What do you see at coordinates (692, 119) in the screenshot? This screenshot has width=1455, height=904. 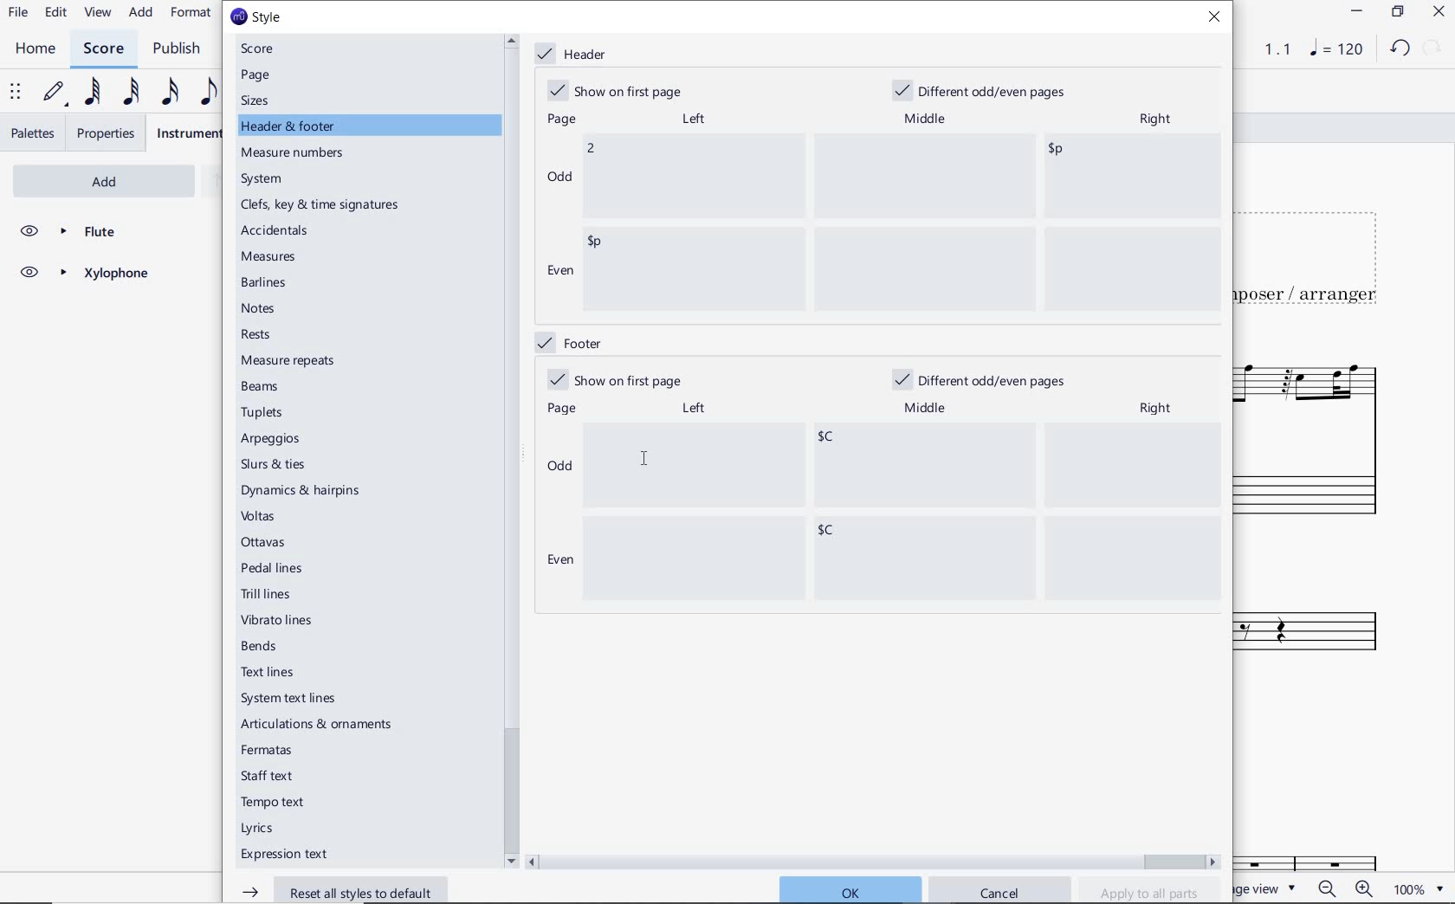 I see `left` at bounding box center [692, 119].